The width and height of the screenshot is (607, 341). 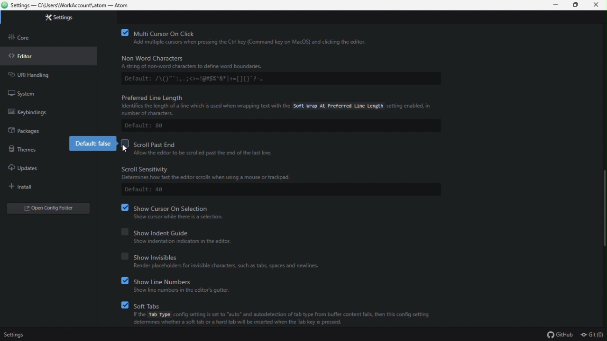 I want to click on Default: /\()"":,.;O~I@¥S% 8" |+=[]{} ?--, so click(x=207, y=78).